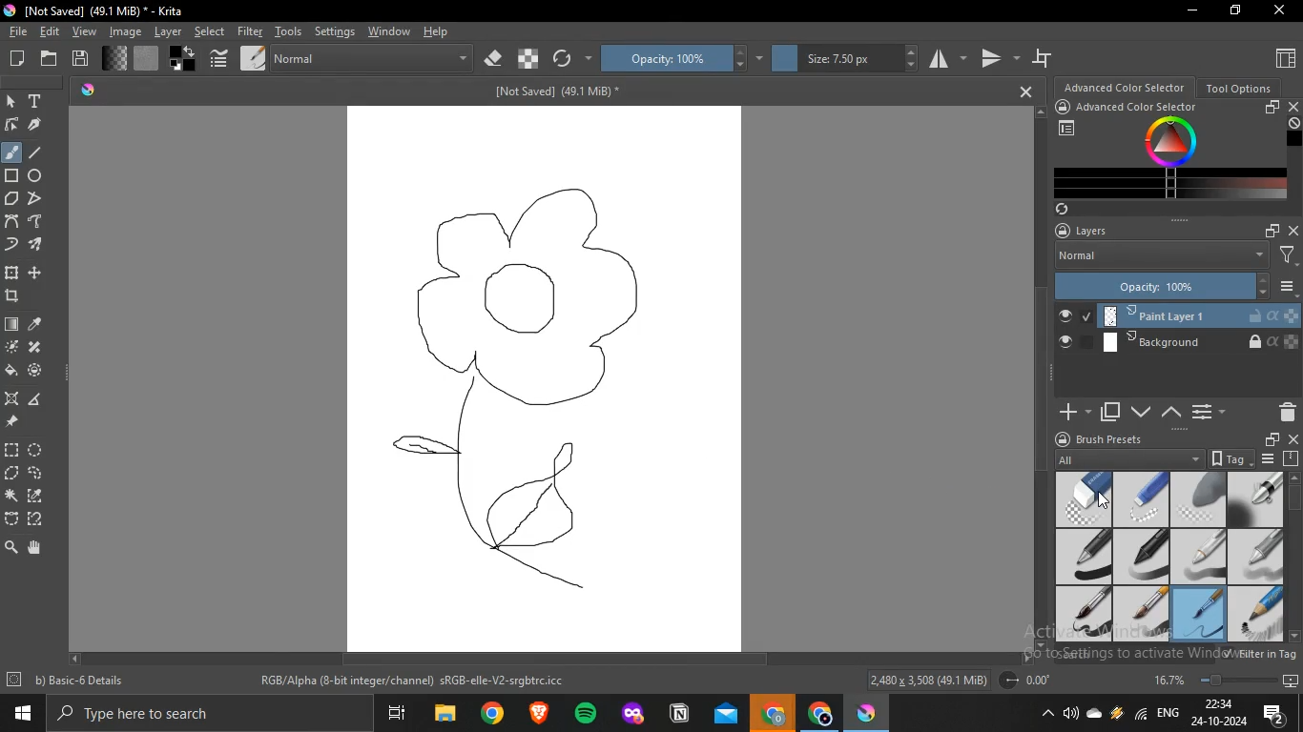 The image size is (1303, 732). What do you see at coordinates (1160, 256) in the screenshot?
I see `Normal` at bounding box center [1160, 256].